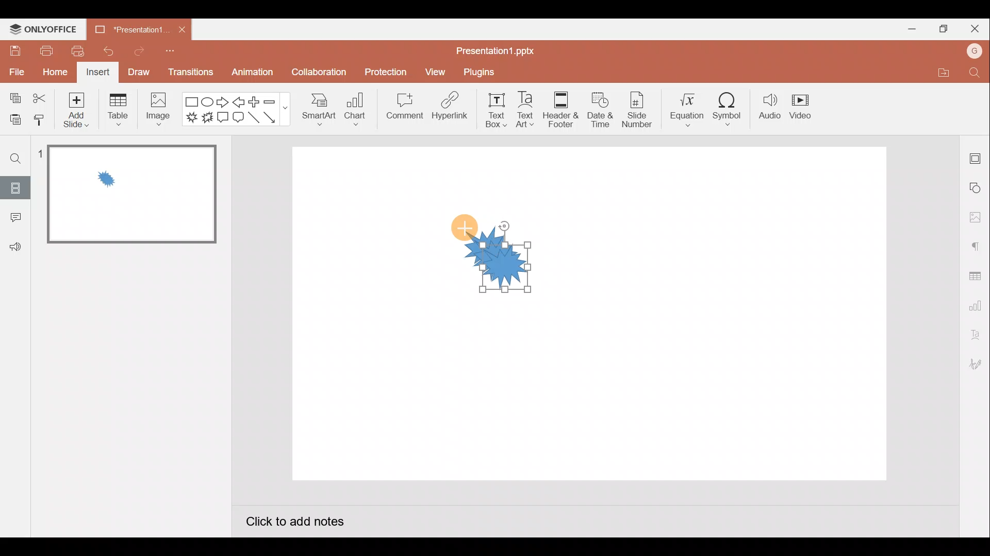 The height and width of the screenshot is (556, 990). Describe the element at coordinates (52, 74) in the screenshot. I see `Home` at that location.